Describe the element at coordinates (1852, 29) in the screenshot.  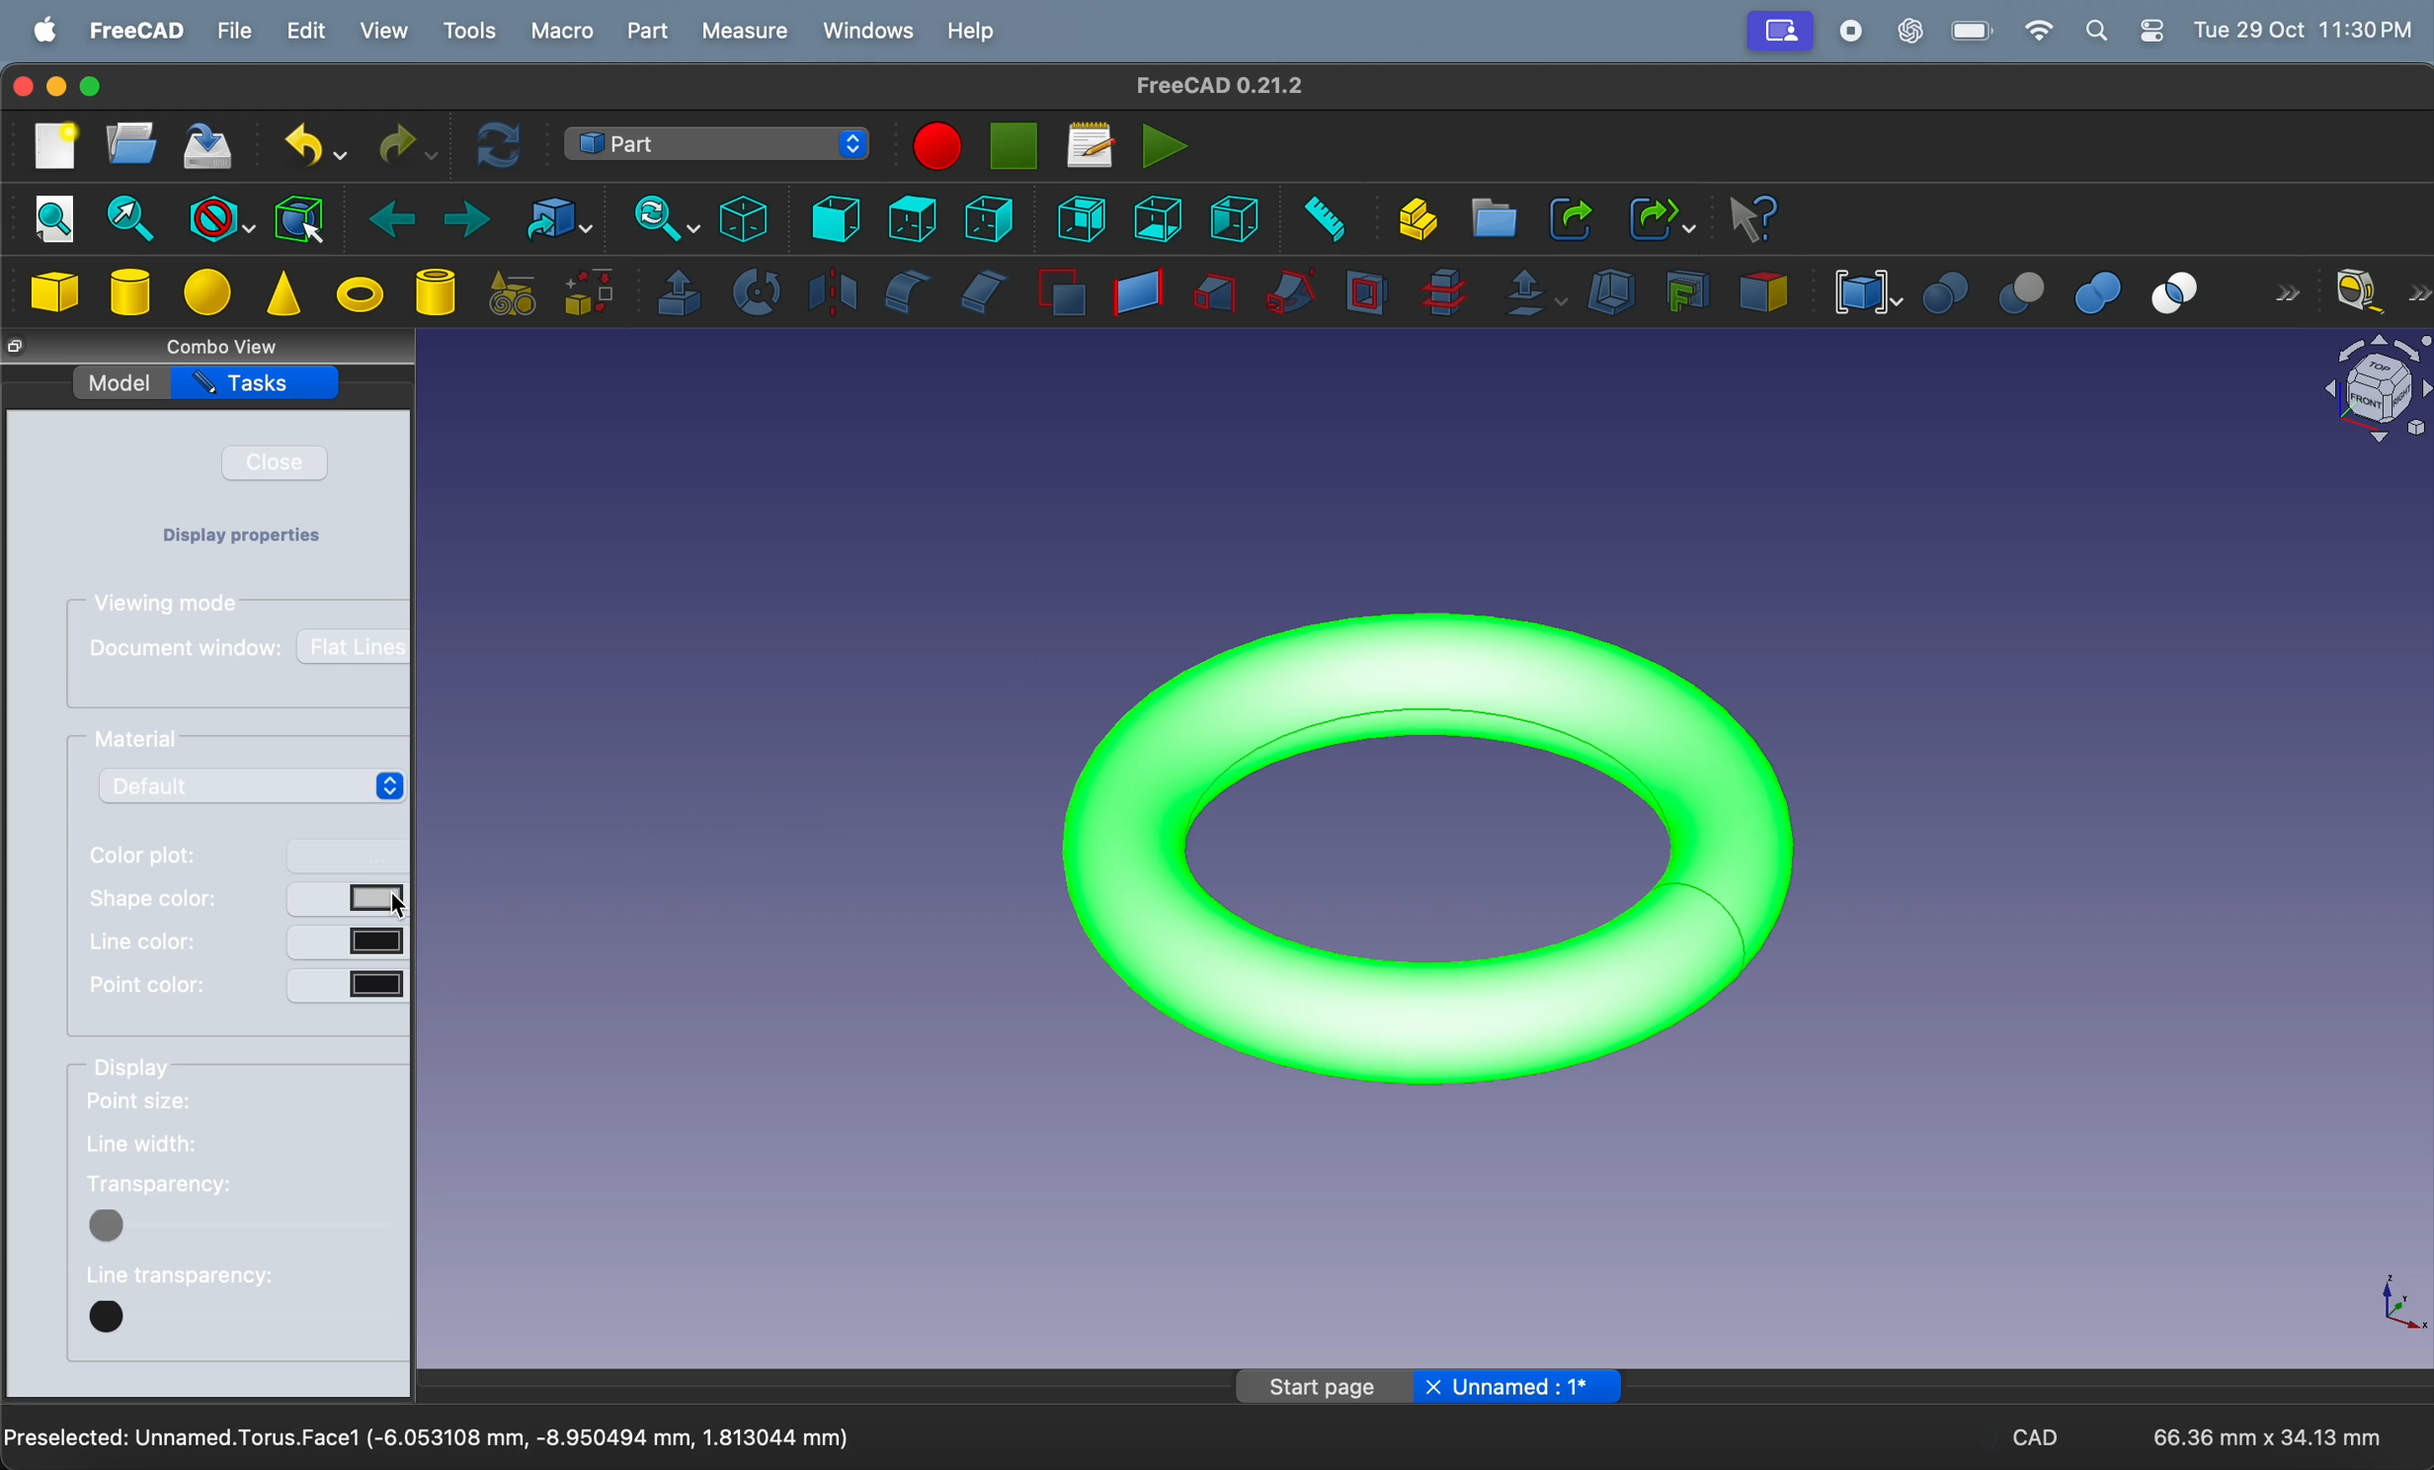
I see `record` at that location.